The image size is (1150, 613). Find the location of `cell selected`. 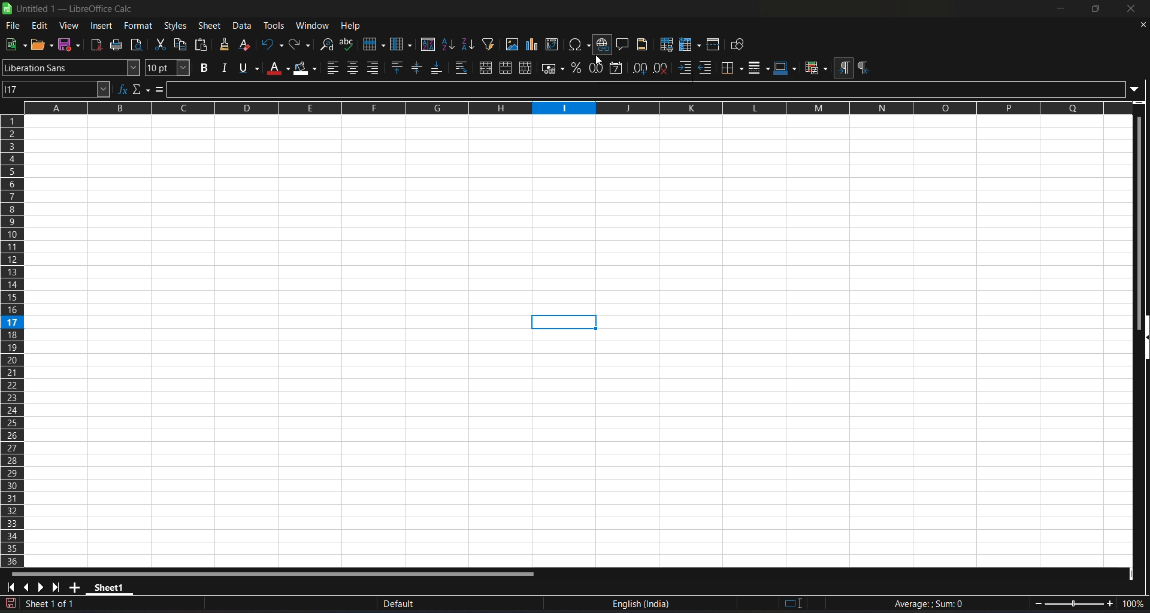

cell selected is located at coordinates (565, 321).